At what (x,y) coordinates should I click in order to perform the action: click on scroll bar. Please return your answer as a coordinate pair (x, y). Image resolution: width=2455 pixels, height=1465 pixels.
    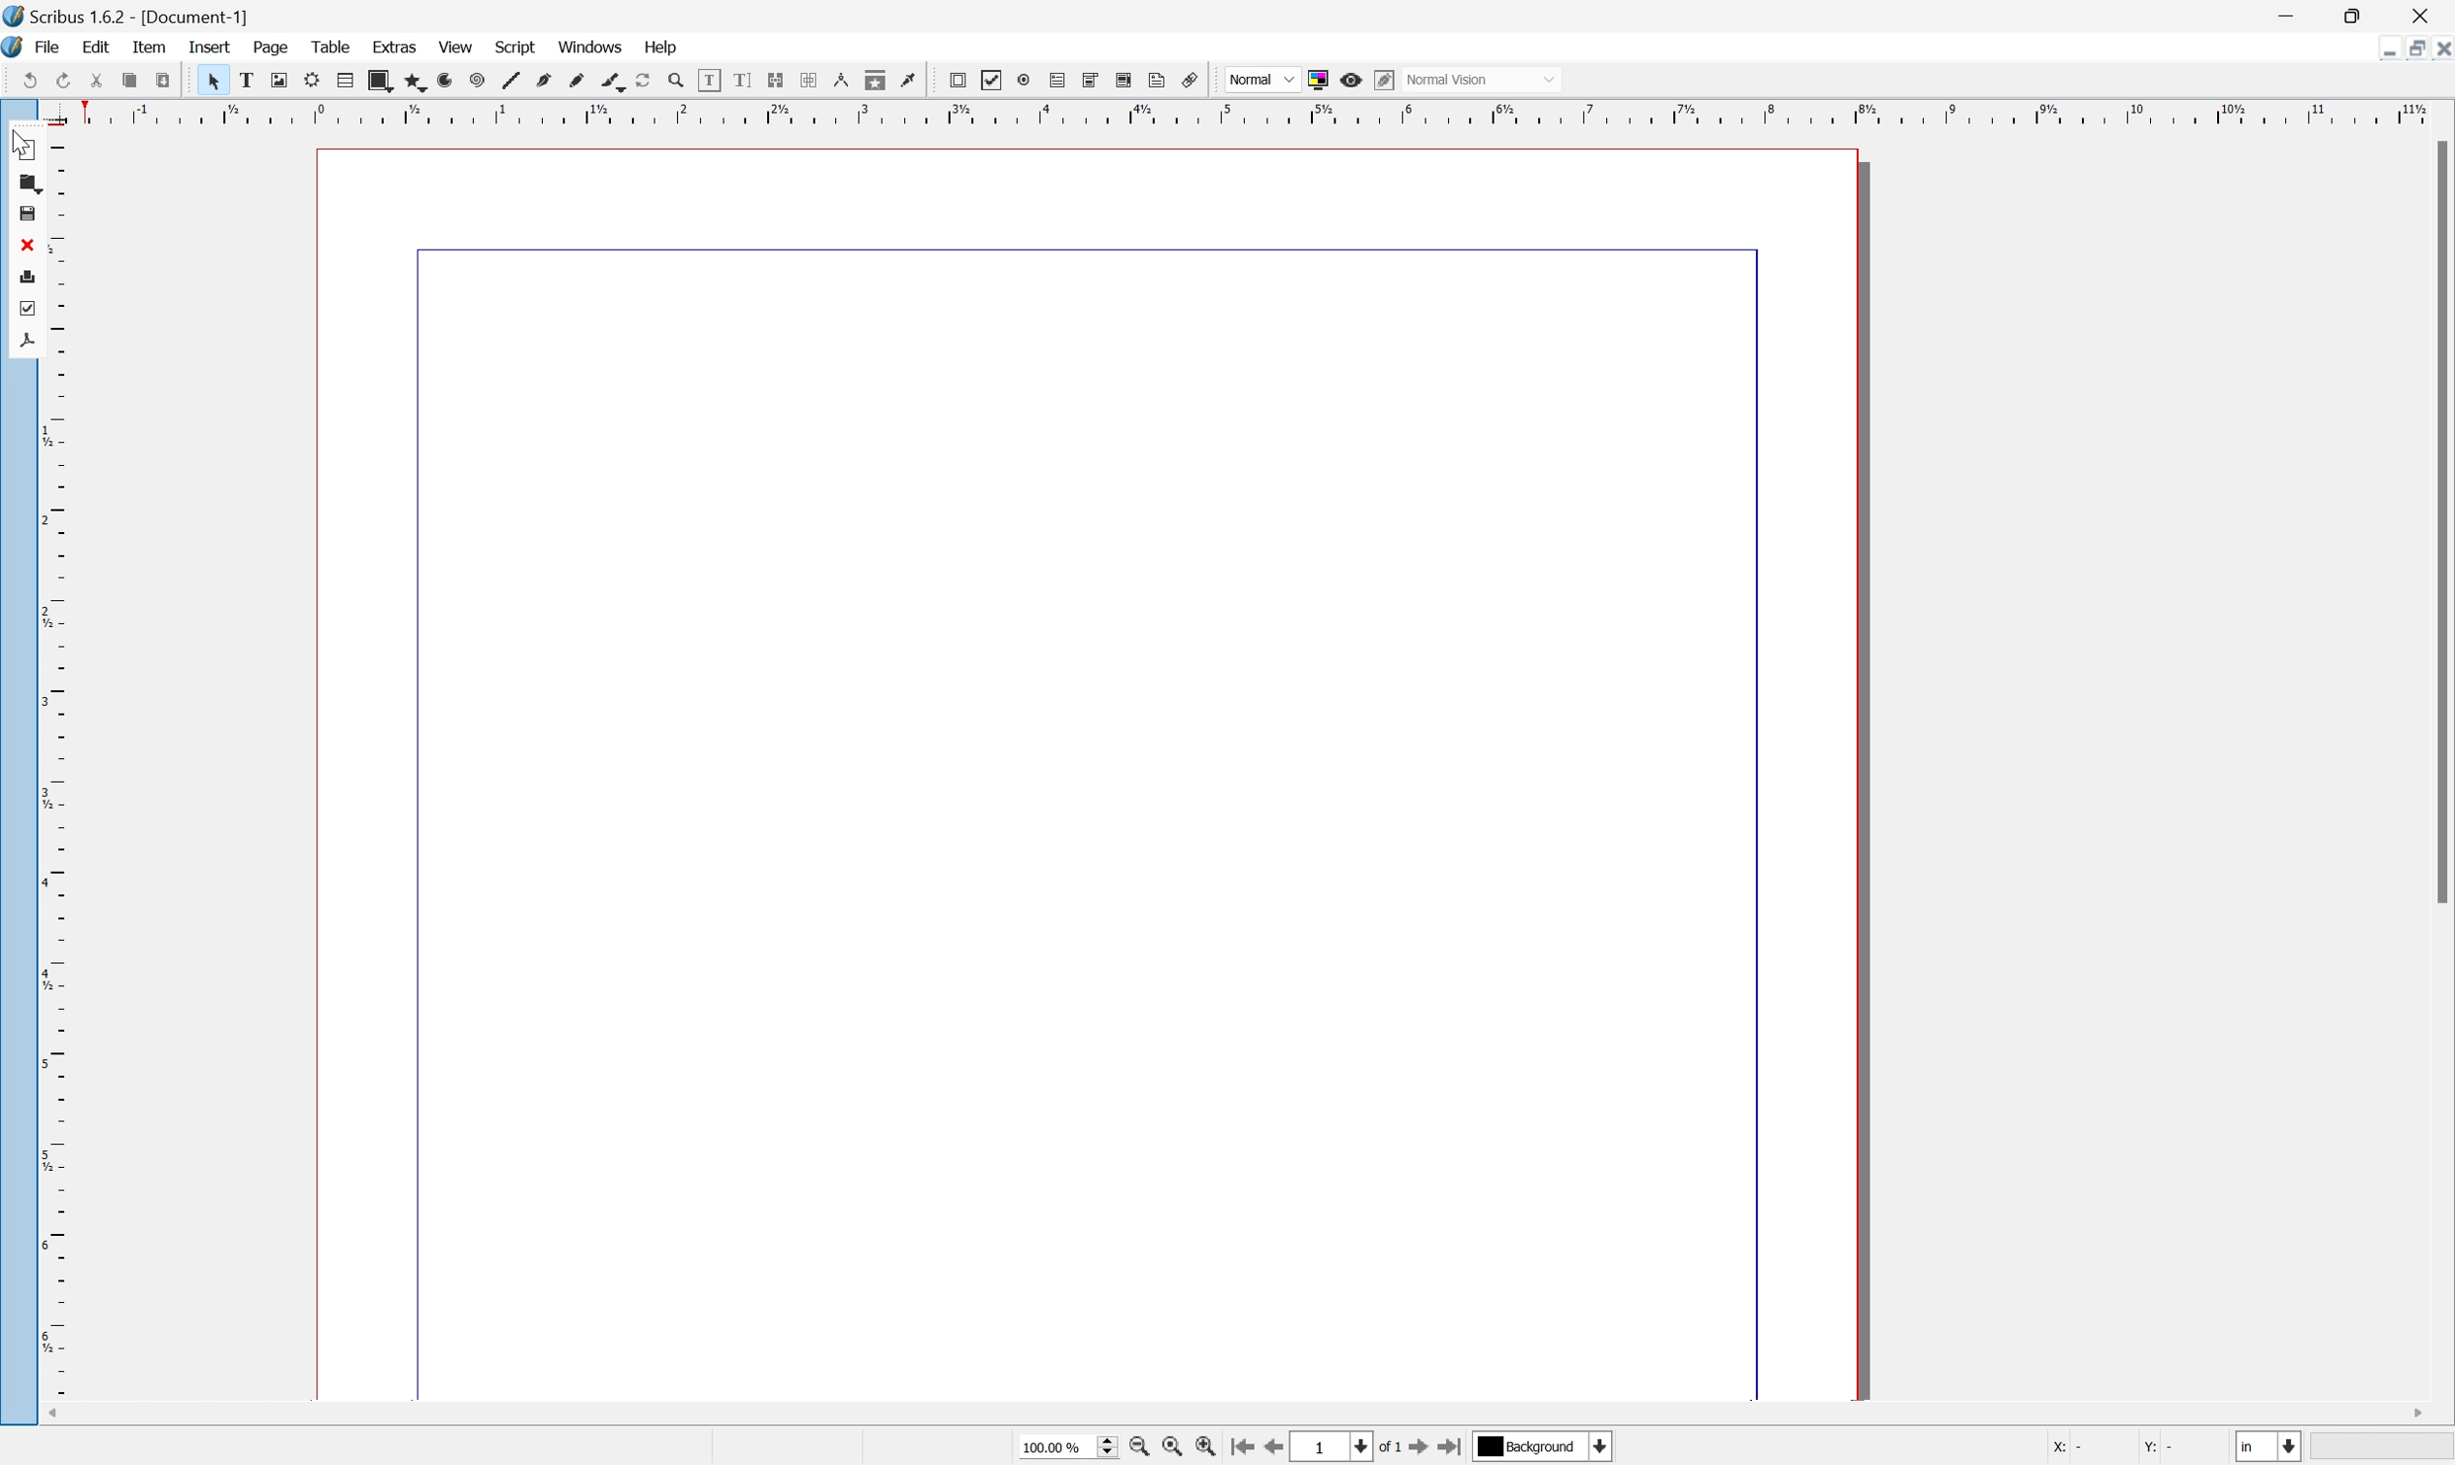
    Looking at the image, I should click on (1225, 1415).